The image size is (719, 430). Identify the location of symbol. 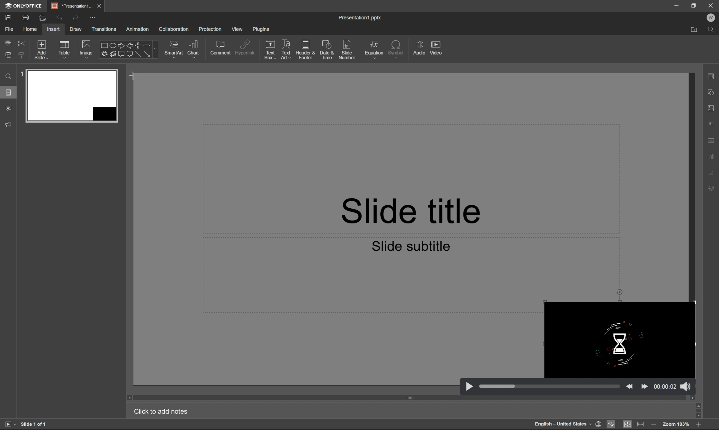
(397, 48).